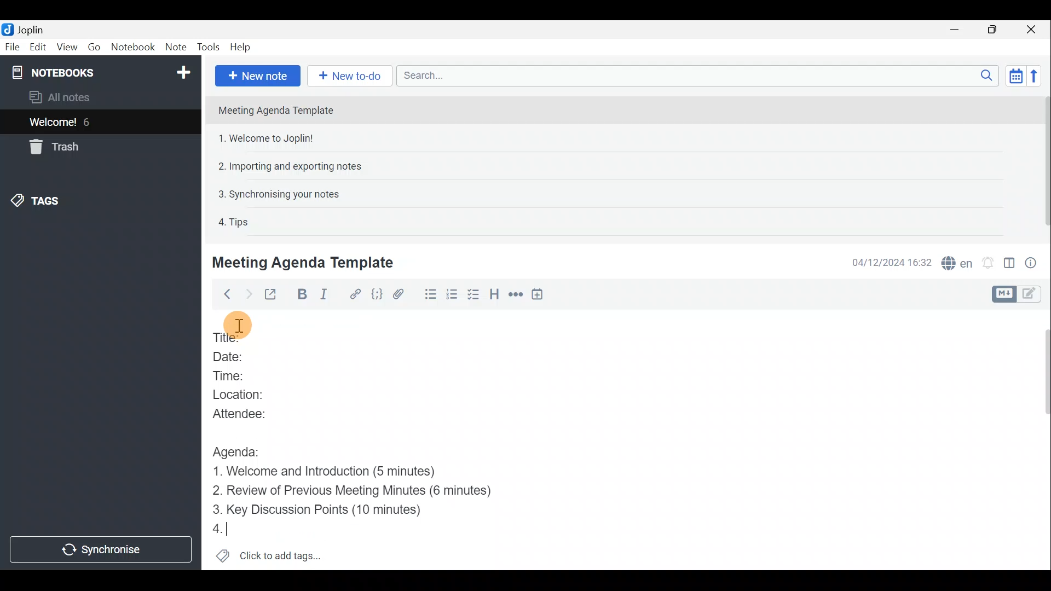  Describe the element at coordinates (133, 47) in the screenshot. I see `Notebook` at that location.